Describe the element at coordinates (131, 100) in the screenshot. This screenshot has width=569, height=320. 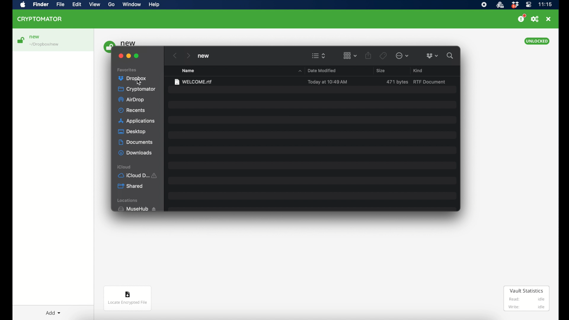
I see `airdrop` at that location.